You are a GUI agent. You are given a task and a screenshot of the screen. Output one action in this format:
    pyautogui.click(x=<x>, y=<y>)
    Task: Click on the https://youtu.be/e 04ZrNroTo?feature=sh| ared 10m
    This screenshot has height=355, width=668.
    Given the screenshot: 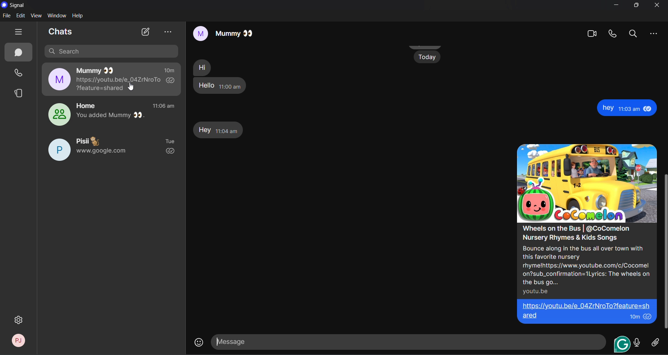 What is the action you would take?
    pyautogui.click(x=583, y=312)
    